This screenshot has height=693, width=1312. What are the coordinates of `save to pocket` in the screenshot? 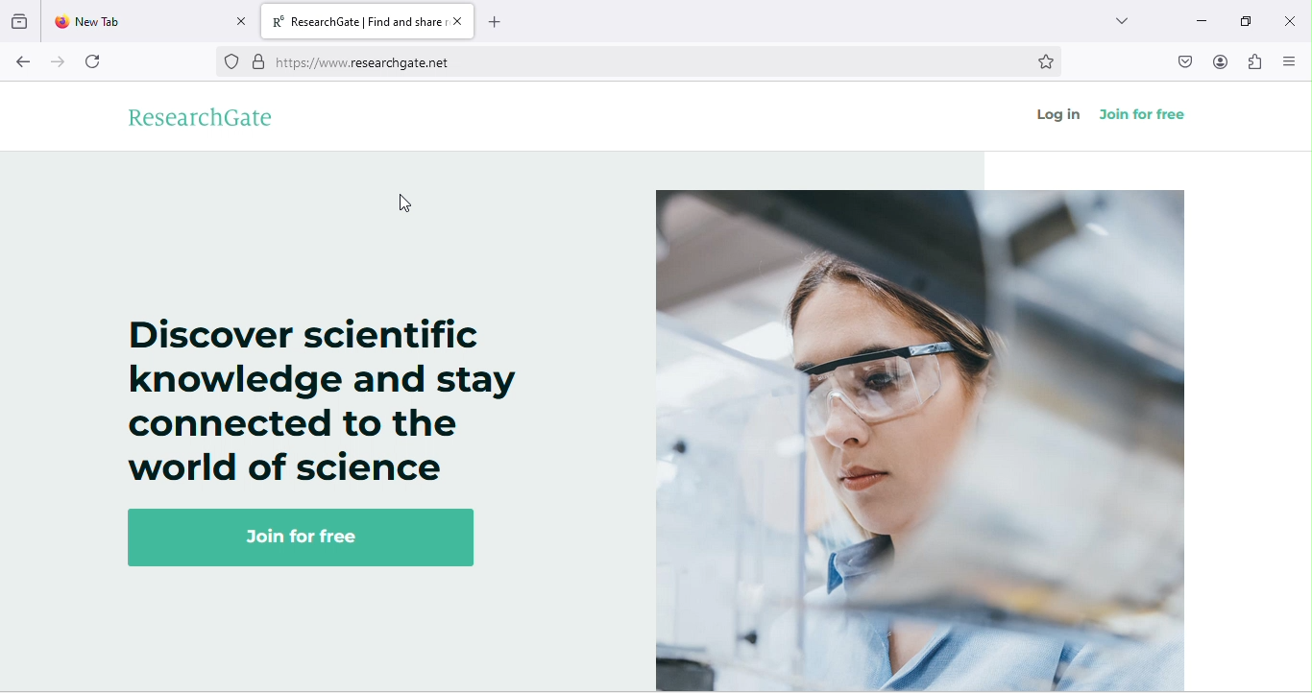 It's located at (1178, 63).